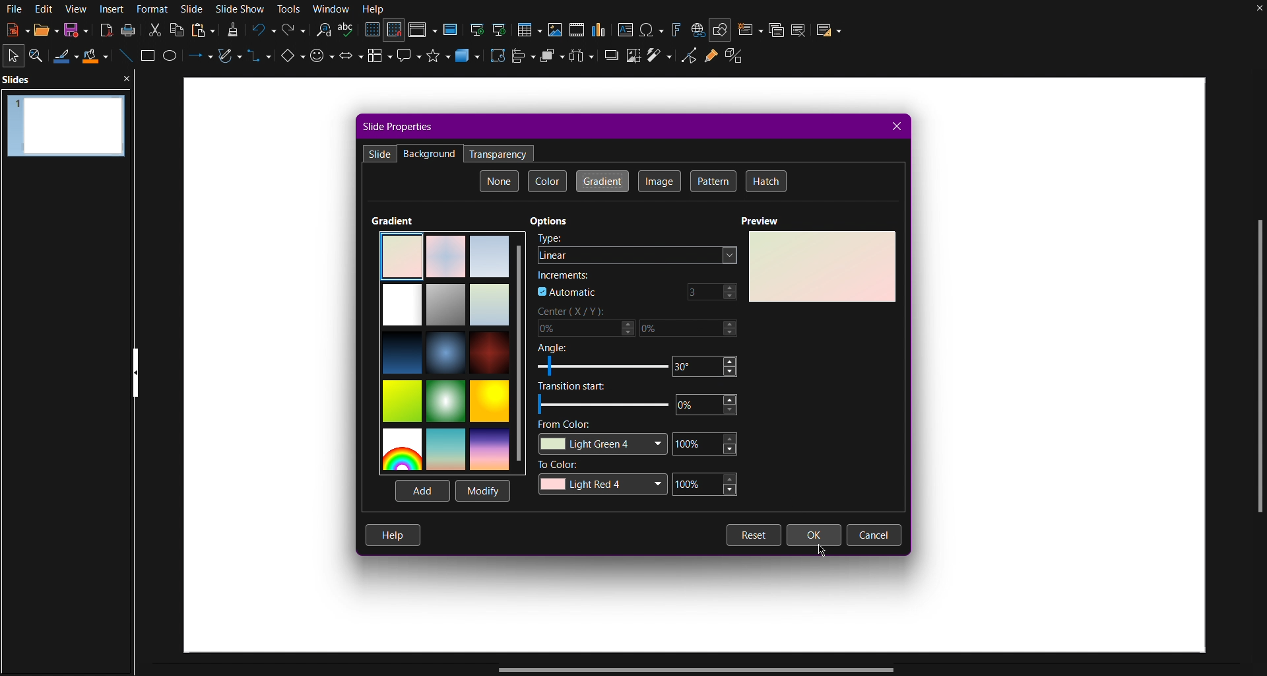 The height and width of the screenshot is (676, 1267). What do you see at coordinates (702, 669) in the screenshot?
I see `Scrollbar` at bounding box center [702, 669].